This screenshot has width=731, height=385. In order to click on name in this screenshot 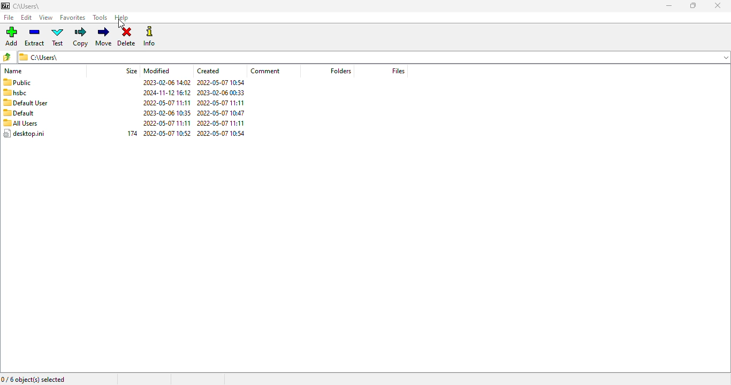, I will do `click(13, 71)`.